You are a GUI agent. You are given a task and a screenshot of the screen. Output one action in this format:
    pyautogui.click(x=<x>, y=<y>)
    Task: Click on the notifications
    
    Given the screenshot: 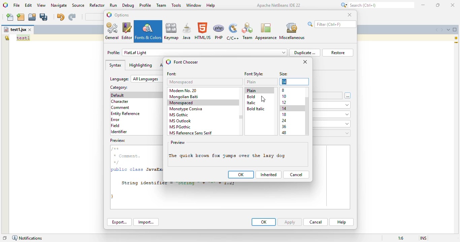 What is the action you would take?
    pyautogui.click(x=27, y=238)
    